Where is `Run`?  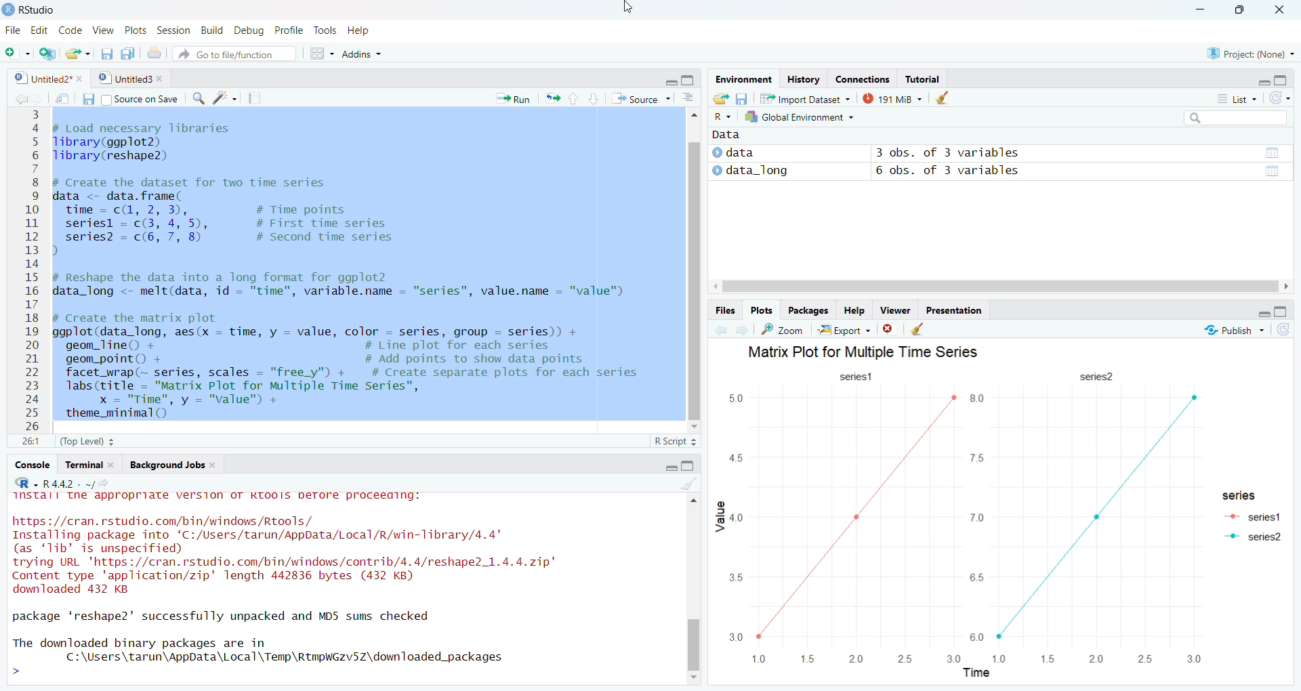 Run is located at coordinates (514, 98).